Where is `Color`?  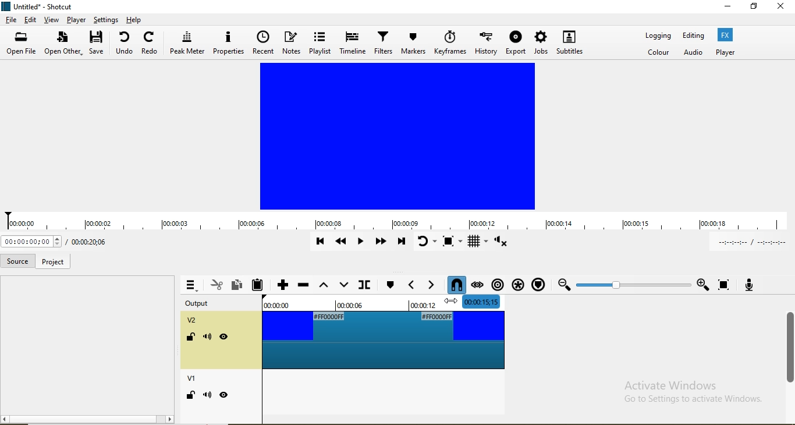 Color is located at coordinates (659, 53).